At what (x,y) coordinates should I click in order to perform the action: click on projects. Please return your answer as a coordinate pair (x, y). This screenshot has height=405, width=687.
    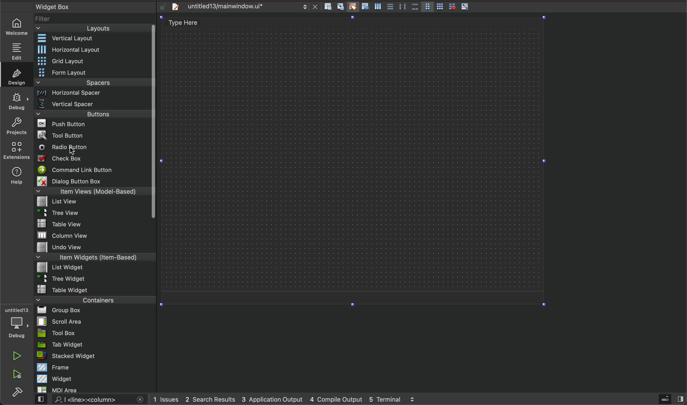
    Looking at the image, I should click on (16, 127).